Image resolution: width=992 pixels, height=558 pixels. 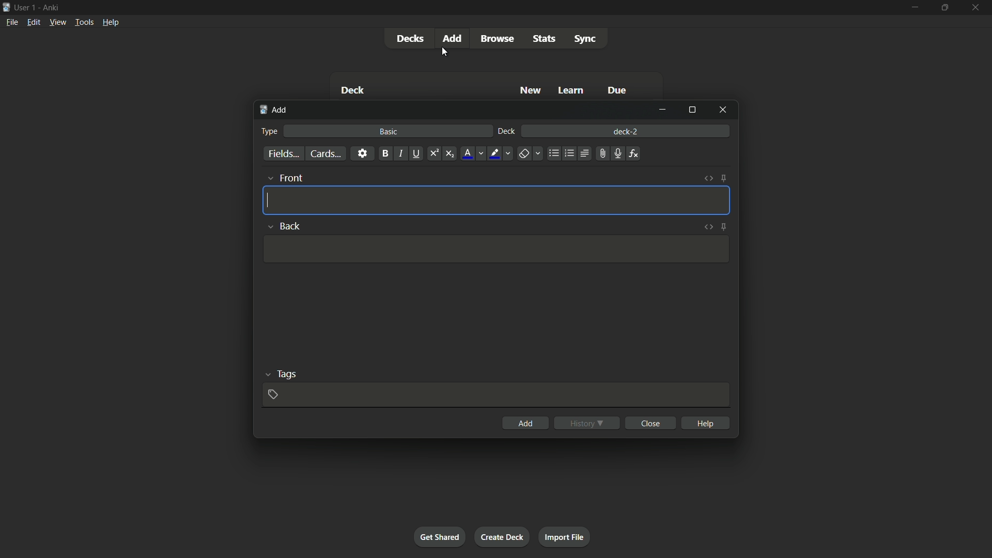 What do you see at coordinates (508, 132) in the screenshot?
I see `deck` at bounding box center [508, 132].